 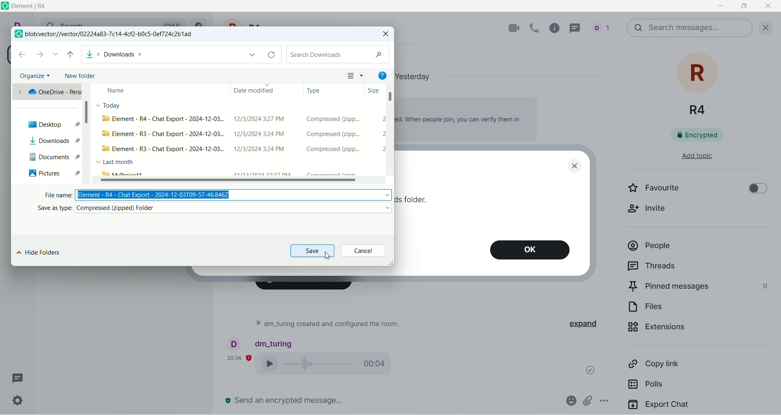 What do you see at coordinates (326, 325) in the screenshot?
I see `text` at bounding box center [326, 325].